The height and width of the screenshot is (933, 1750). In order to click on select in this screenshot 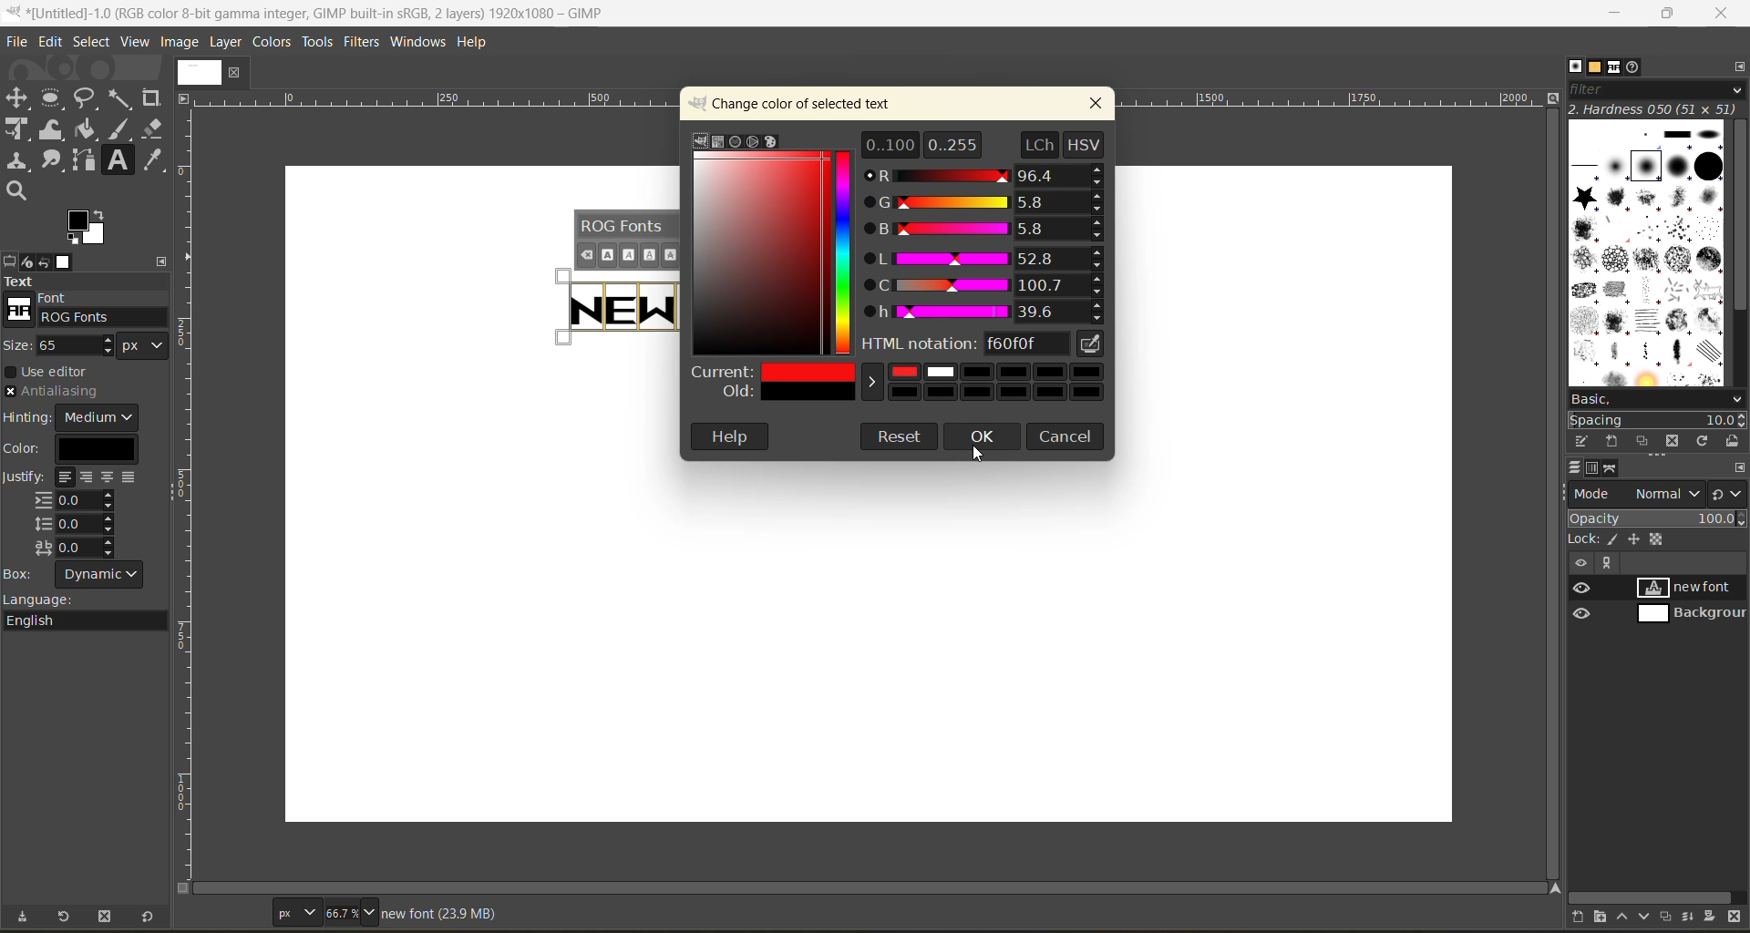, I will do `click(92, 40)`.